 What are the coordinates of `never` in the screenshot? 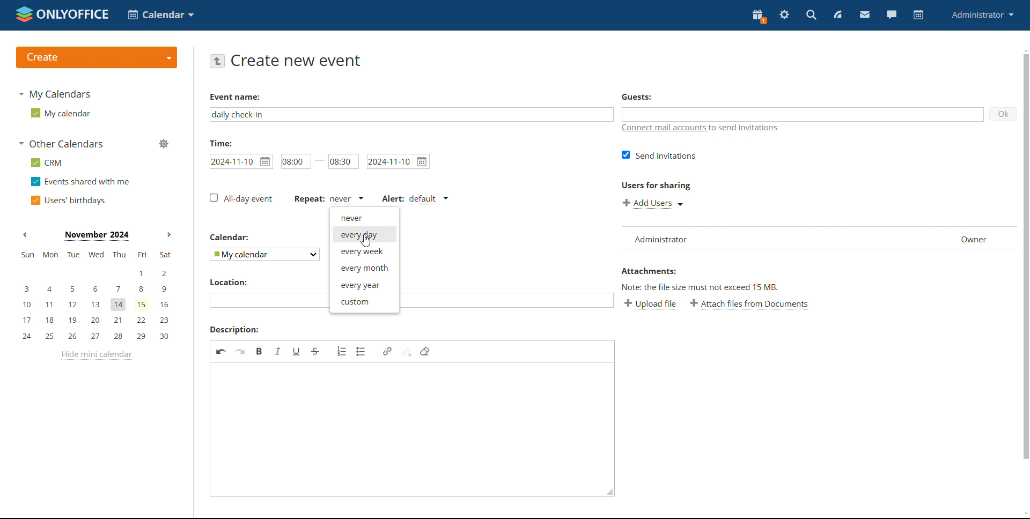 It's located at (365, 218).